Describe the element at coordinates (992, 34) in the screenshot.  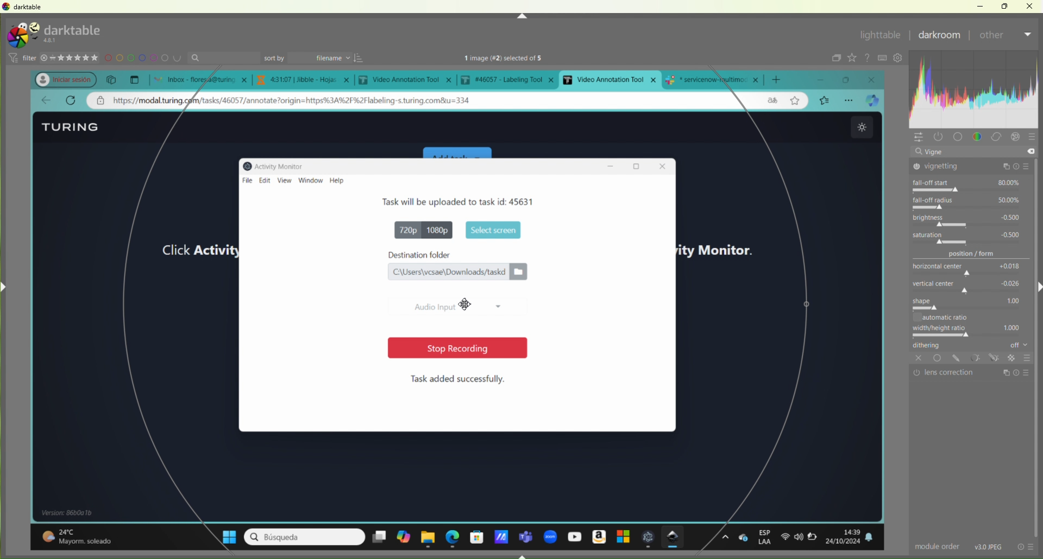
I see `After` at that location.